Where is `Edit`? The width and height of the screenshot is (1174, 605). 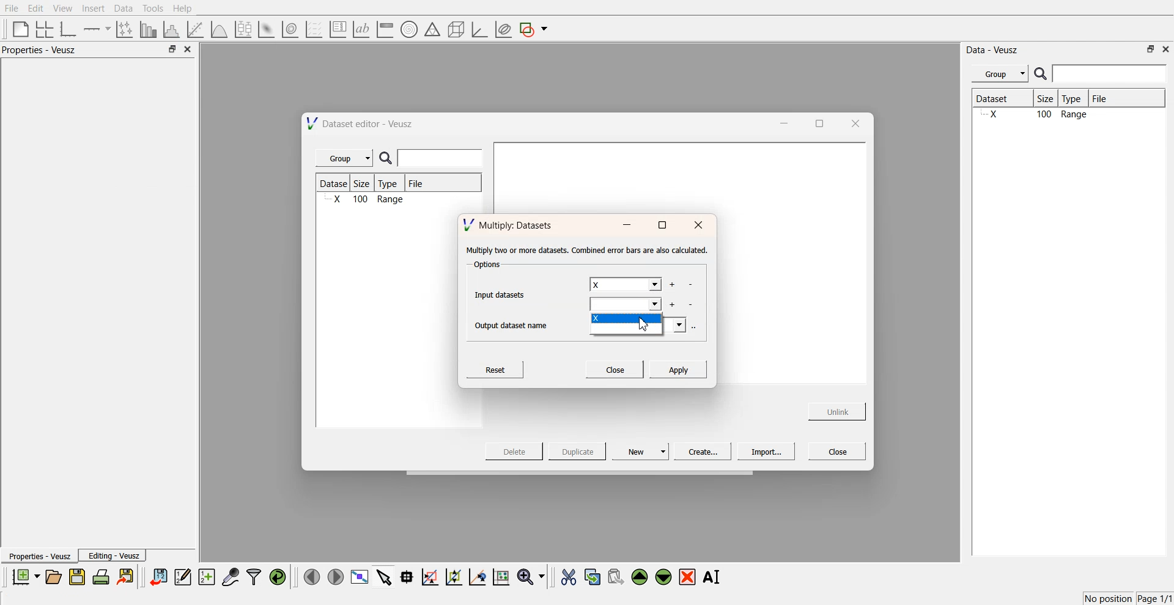
Edit is located at coordinates (36, 8).